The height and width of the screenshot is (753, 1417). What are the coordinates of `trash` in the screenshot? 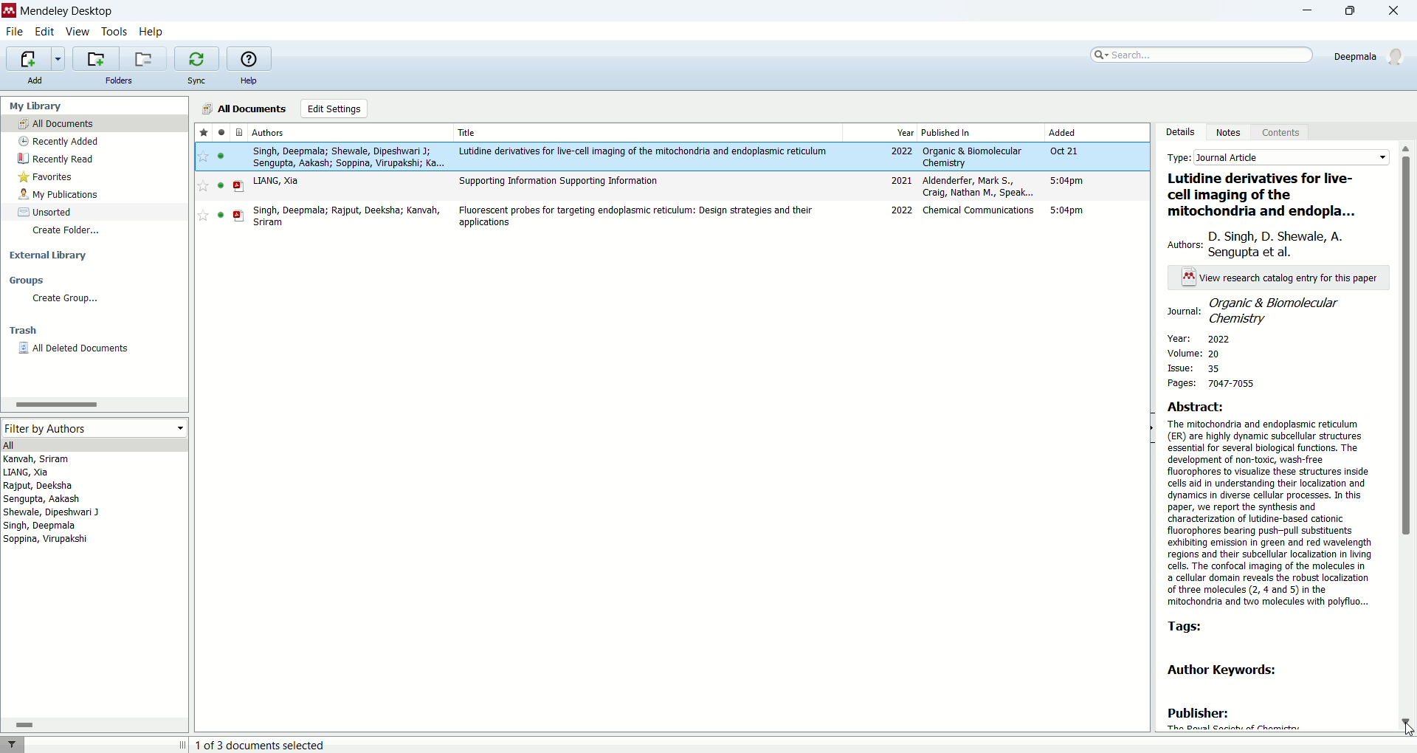 It's located at (24, 331).